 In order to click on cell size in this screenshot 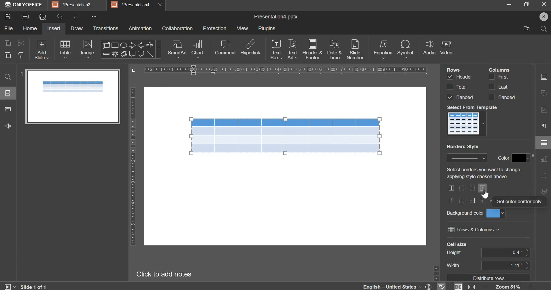, I will do `click(457, 245)`.